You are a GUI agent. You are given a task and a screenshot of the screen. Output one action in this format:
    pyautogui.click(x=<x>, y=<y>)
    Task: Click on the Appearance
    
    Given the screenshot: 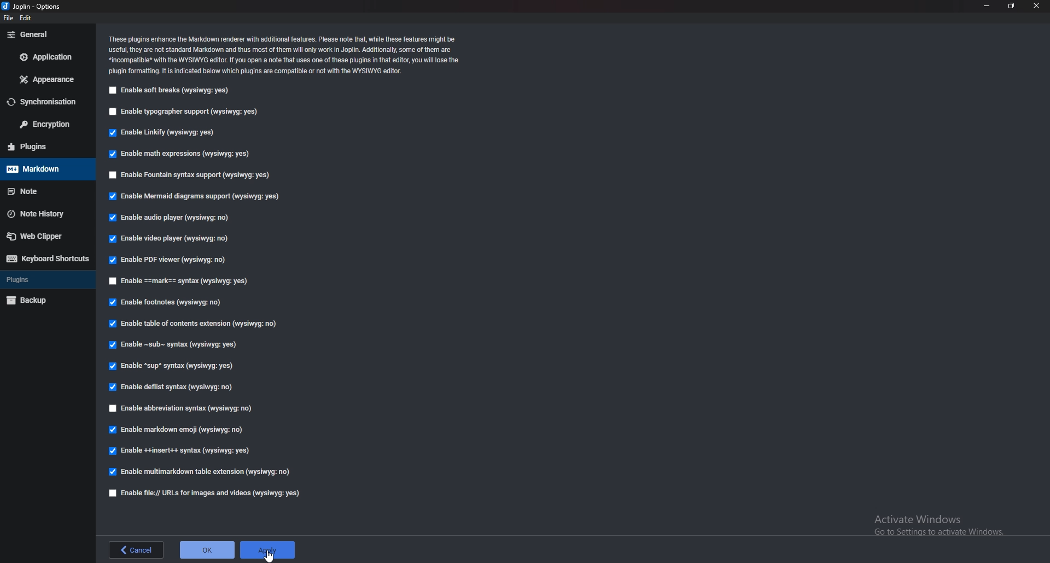 What is the action you would take?
    pyautogui.click(x=48, y=79)
    